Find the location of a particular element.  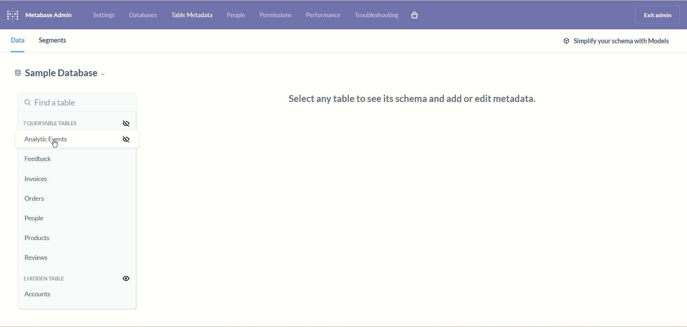

Feedback is located at coordinates (42, 160).